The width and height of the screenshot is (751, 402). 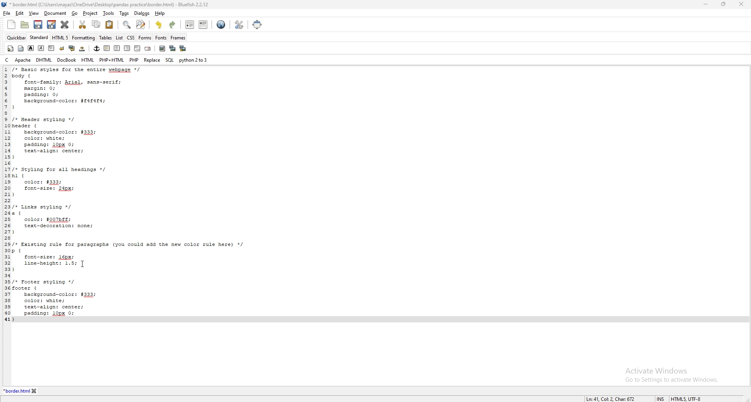 I want to click on tags, so click(x=124, y=13).